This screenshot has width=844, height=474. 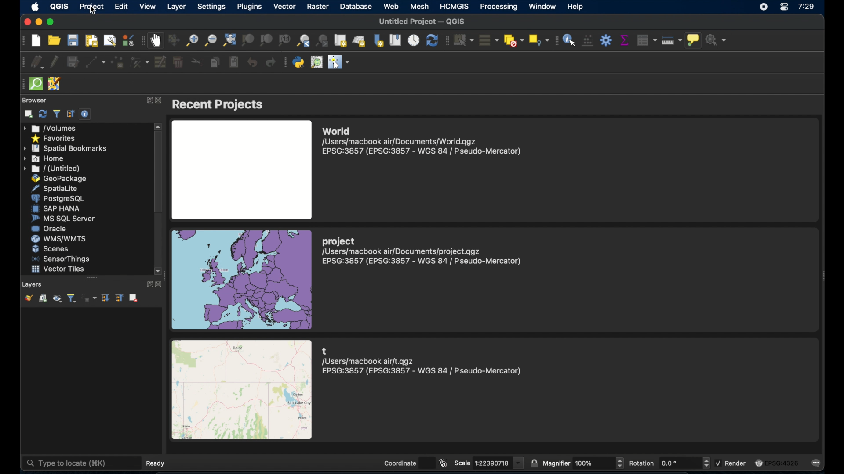 What do you see at coordinates (759, 463) in the screenshot?
I see `image` at bounding box center [759, 463].